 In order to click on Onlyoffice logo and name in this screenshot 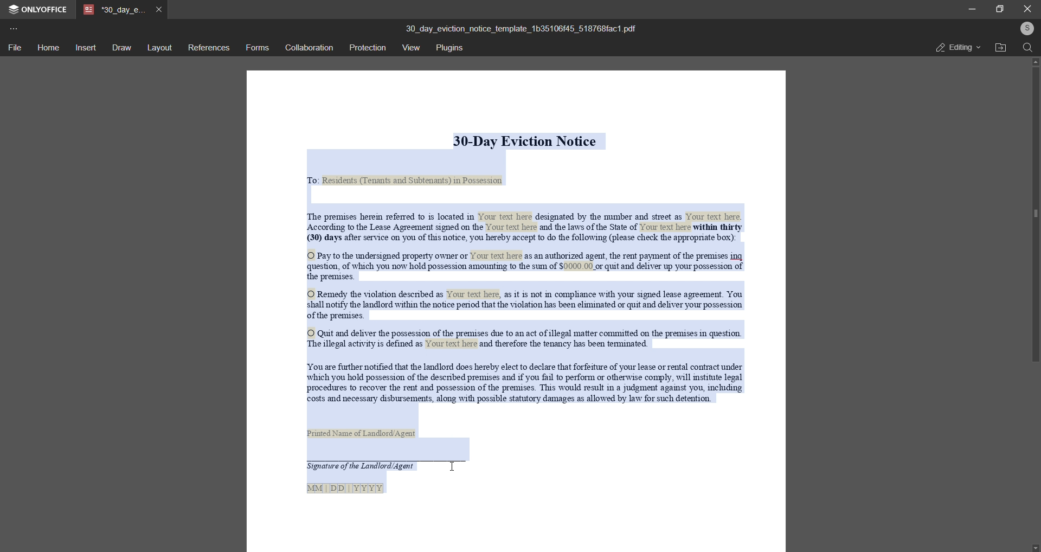, I will do `click(42, 10)`.